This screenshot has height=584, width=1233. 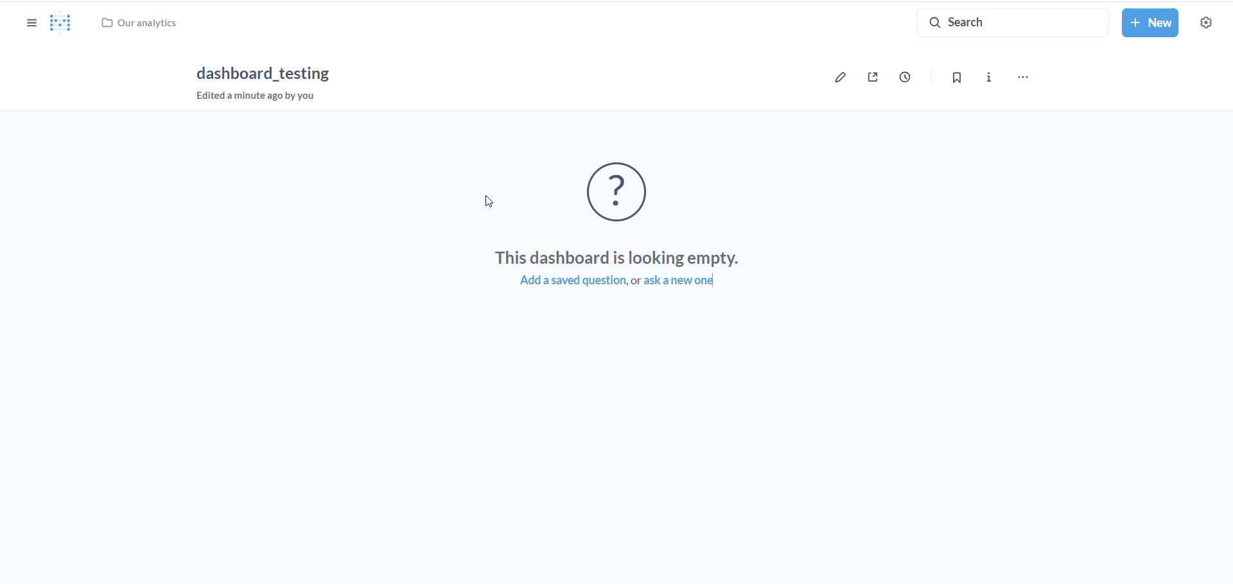 What do you see at coordinates (877, 80) in the screenshot?
I see `export` at bounding box center [877, 80].